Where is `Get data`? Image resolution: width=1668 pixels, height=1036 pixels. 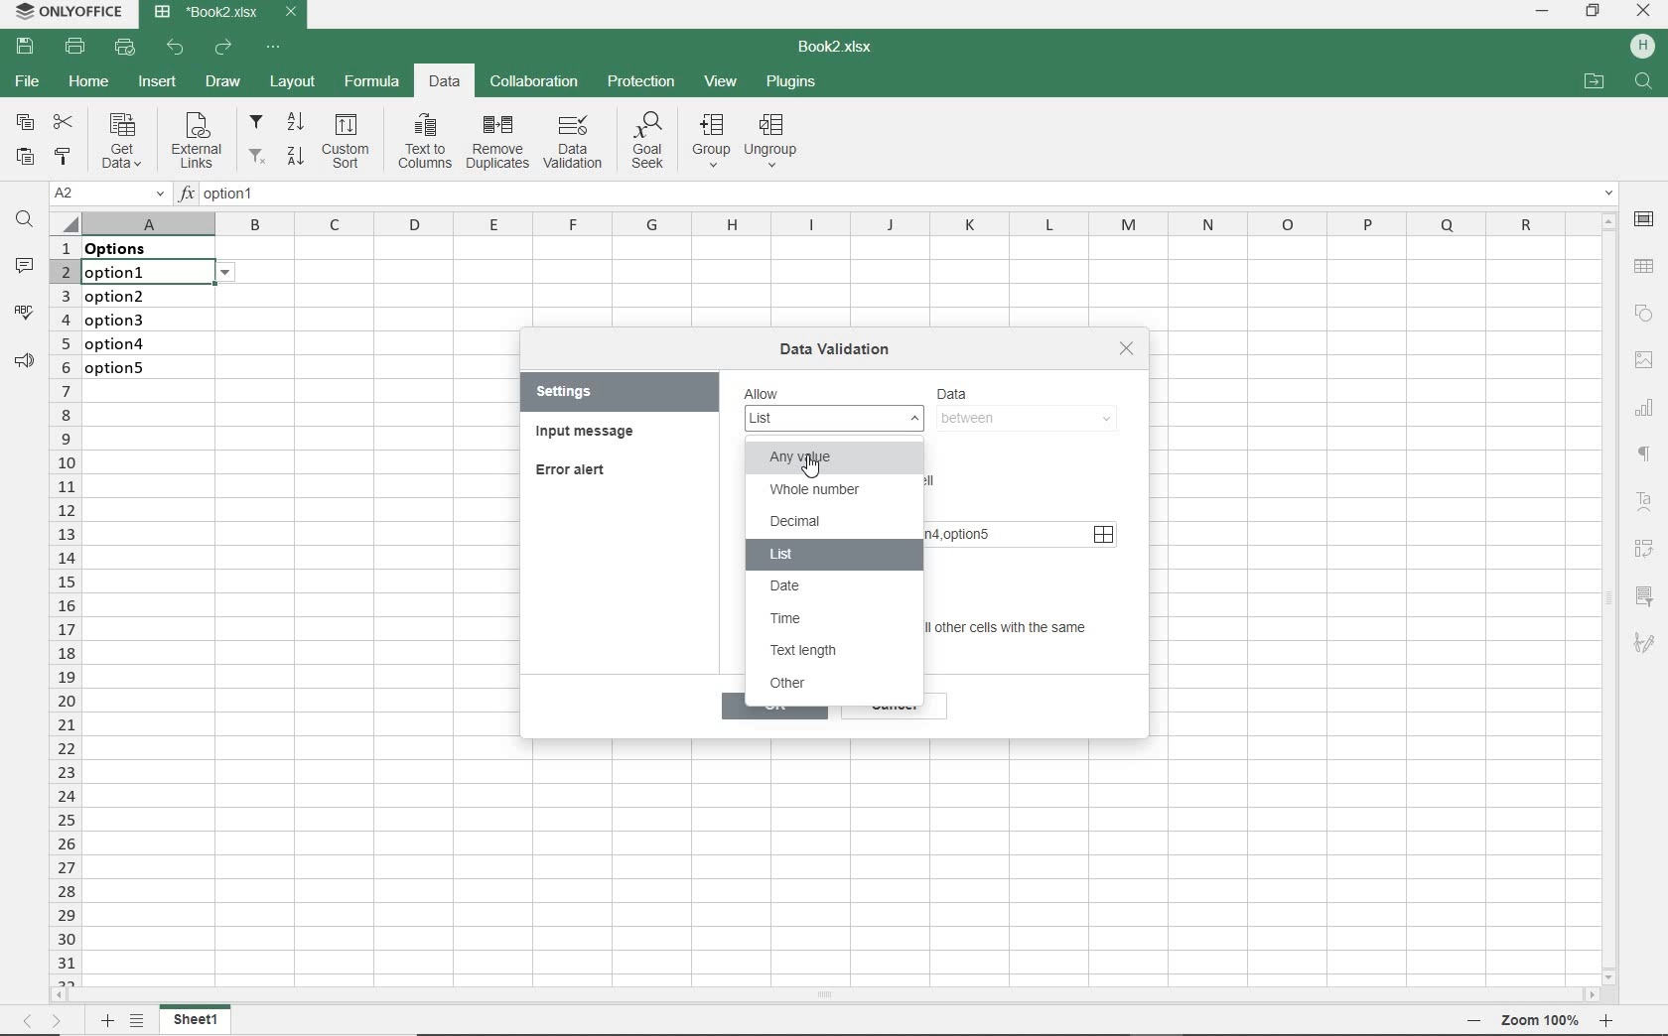
Get data is located at coordinates (119, 140).